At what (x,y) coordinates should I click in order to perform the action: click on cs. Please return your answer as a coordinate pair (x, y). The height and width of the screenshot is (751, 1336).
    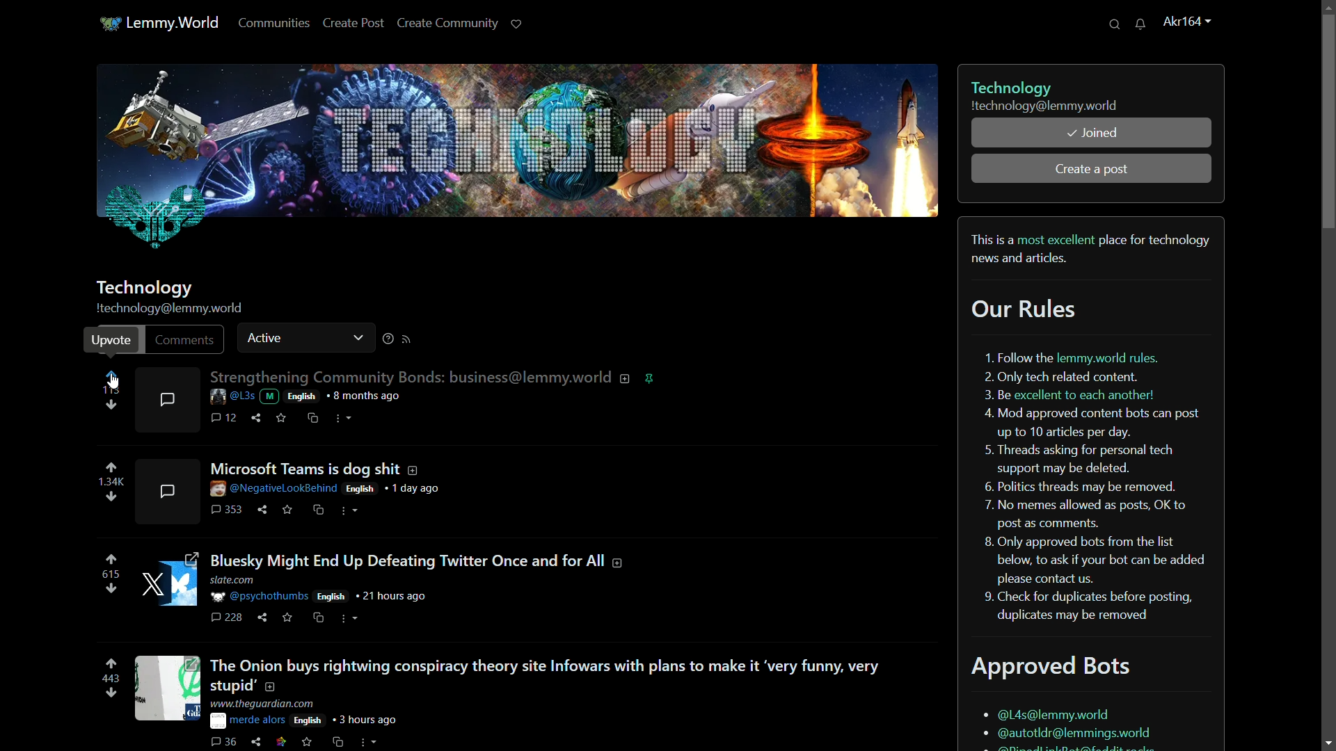
    Looking at the image, I should click on (338, 738).